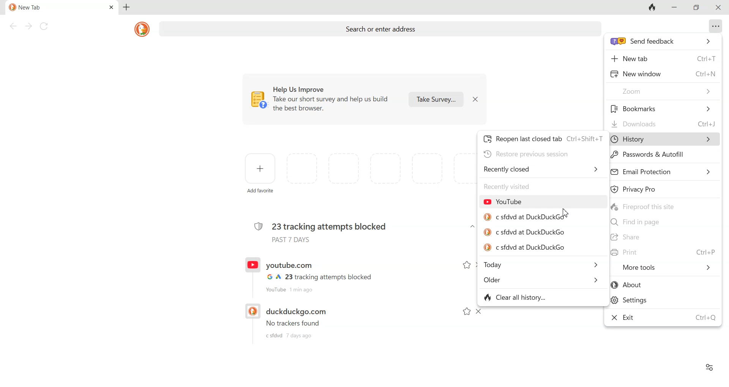 The height and width of the screenshot is (387, 729). What do you see at coordinates (436, 99) in the screenshot?
I see `Take survey...` at bounding box center [436, 99].